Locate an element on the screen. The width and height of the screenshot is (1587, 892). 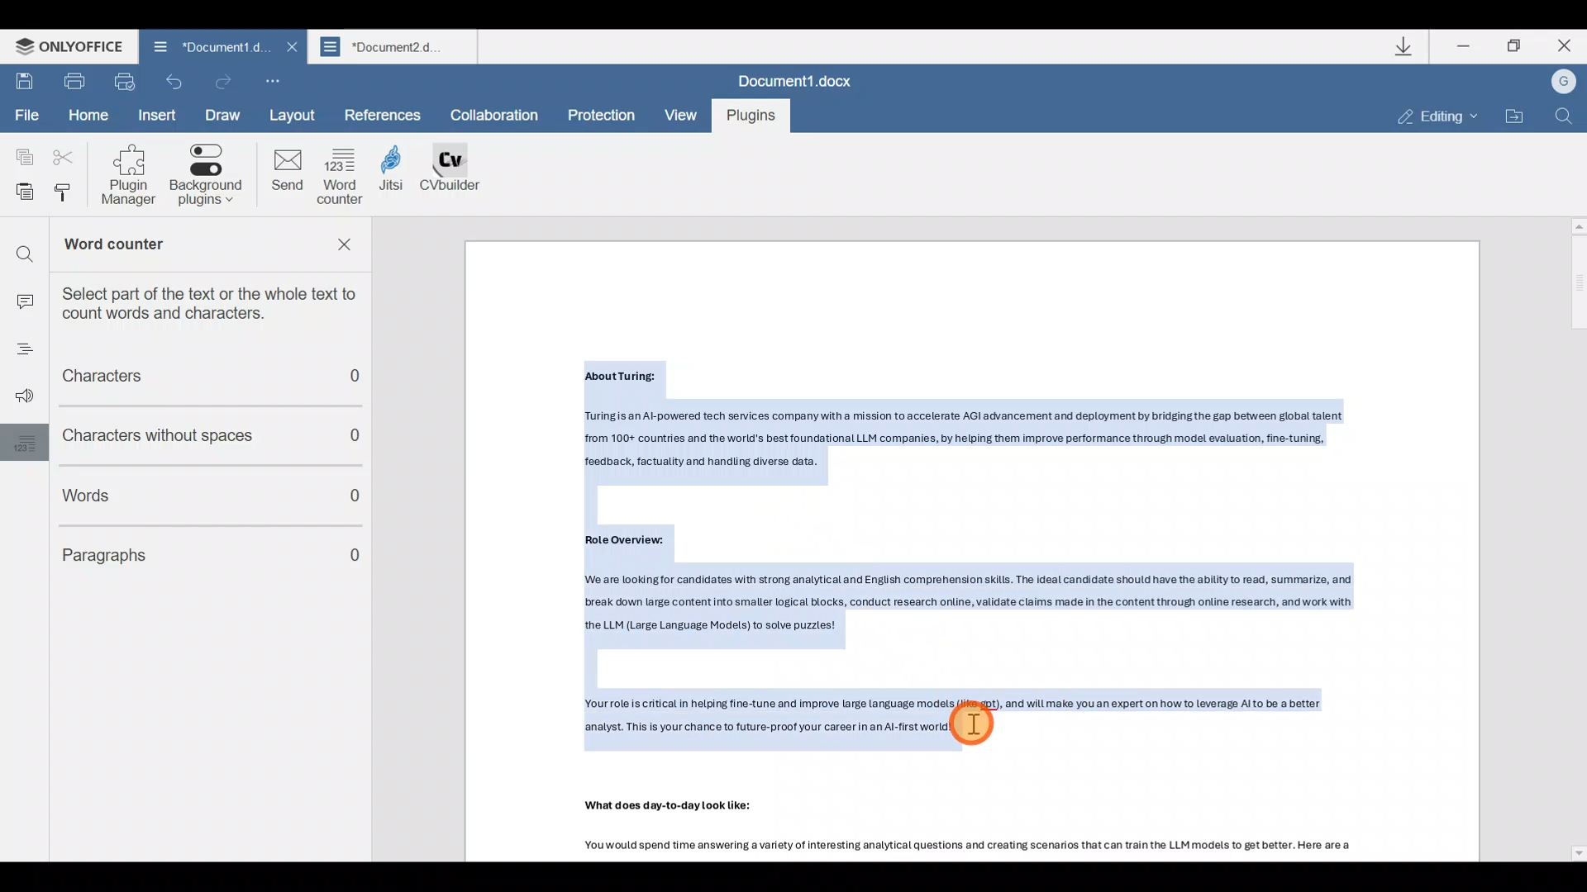
Paste is located at coordinates (20, 194).